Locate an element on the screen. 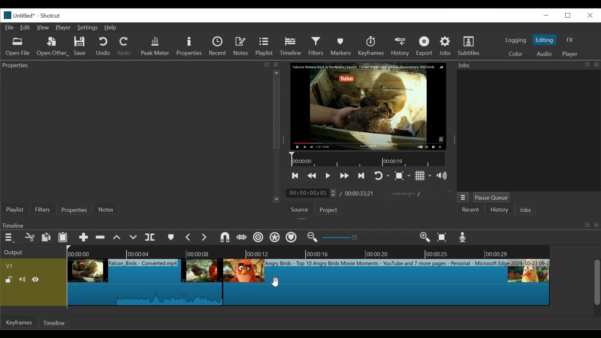 This screenshot has width=601, height=338. Clip is located at coordinates (386, 282).